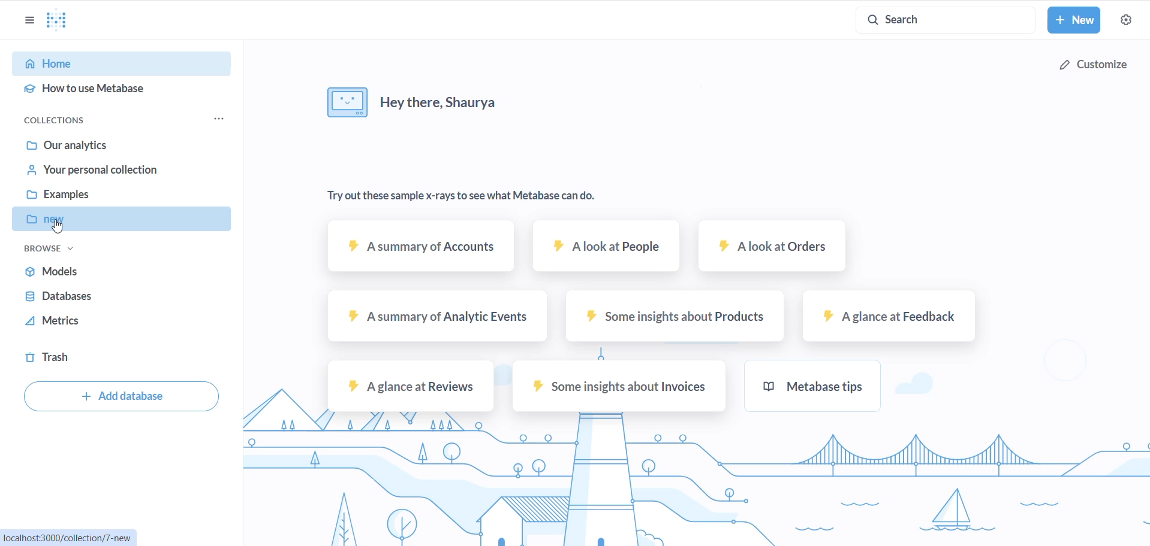  What do you see at coordinates (114, 197) in the screenshot?
I see `examples` at bounding box center [114, 197].